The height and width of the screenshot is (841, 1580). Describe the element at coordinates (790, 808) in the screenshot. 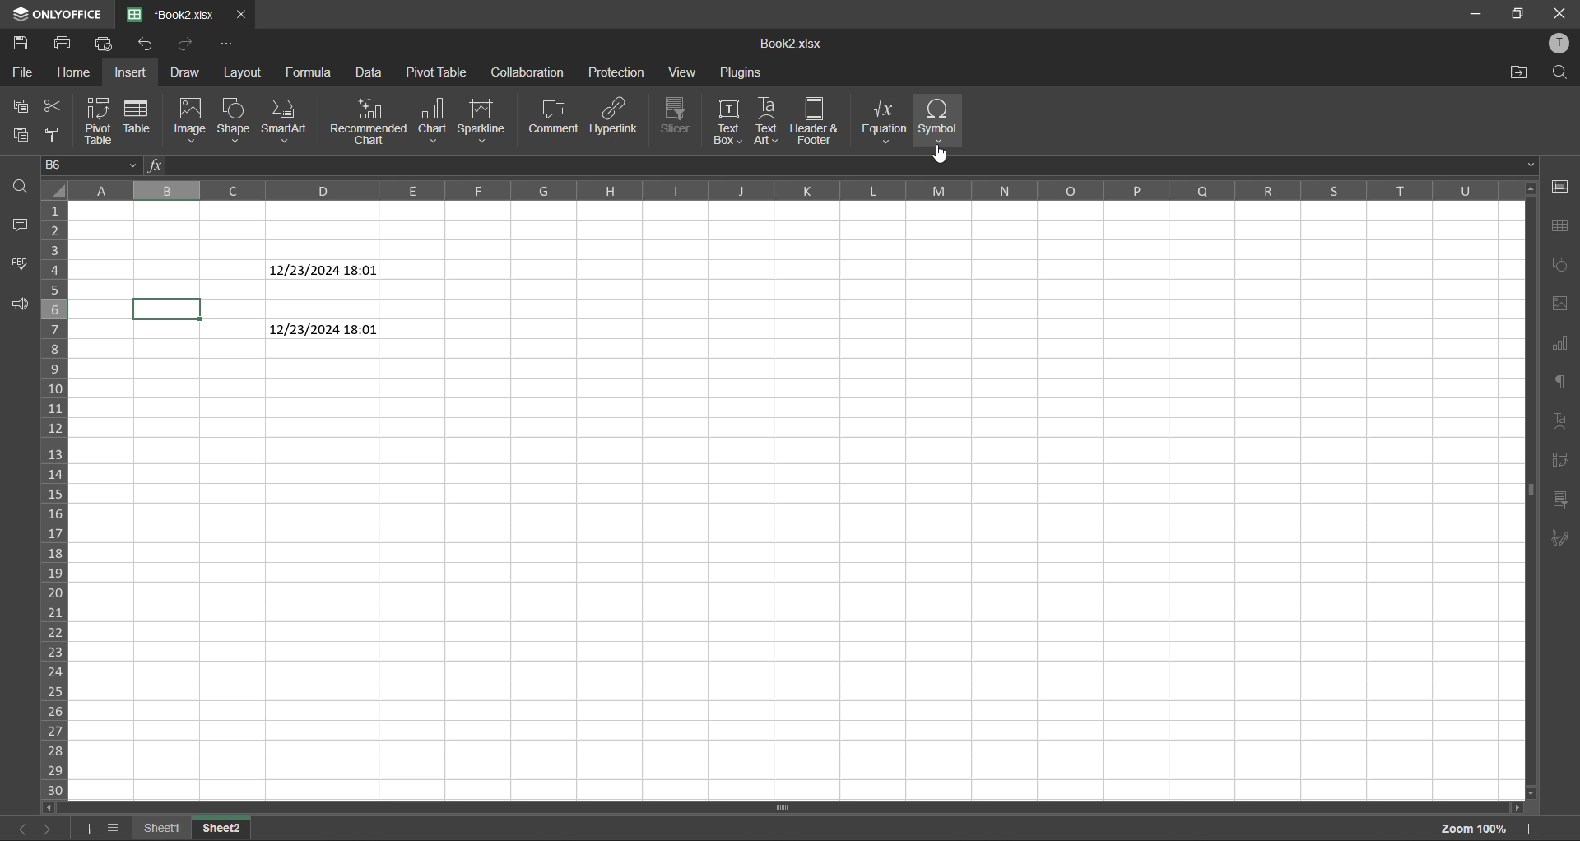

I see `scrollbar` at that location.